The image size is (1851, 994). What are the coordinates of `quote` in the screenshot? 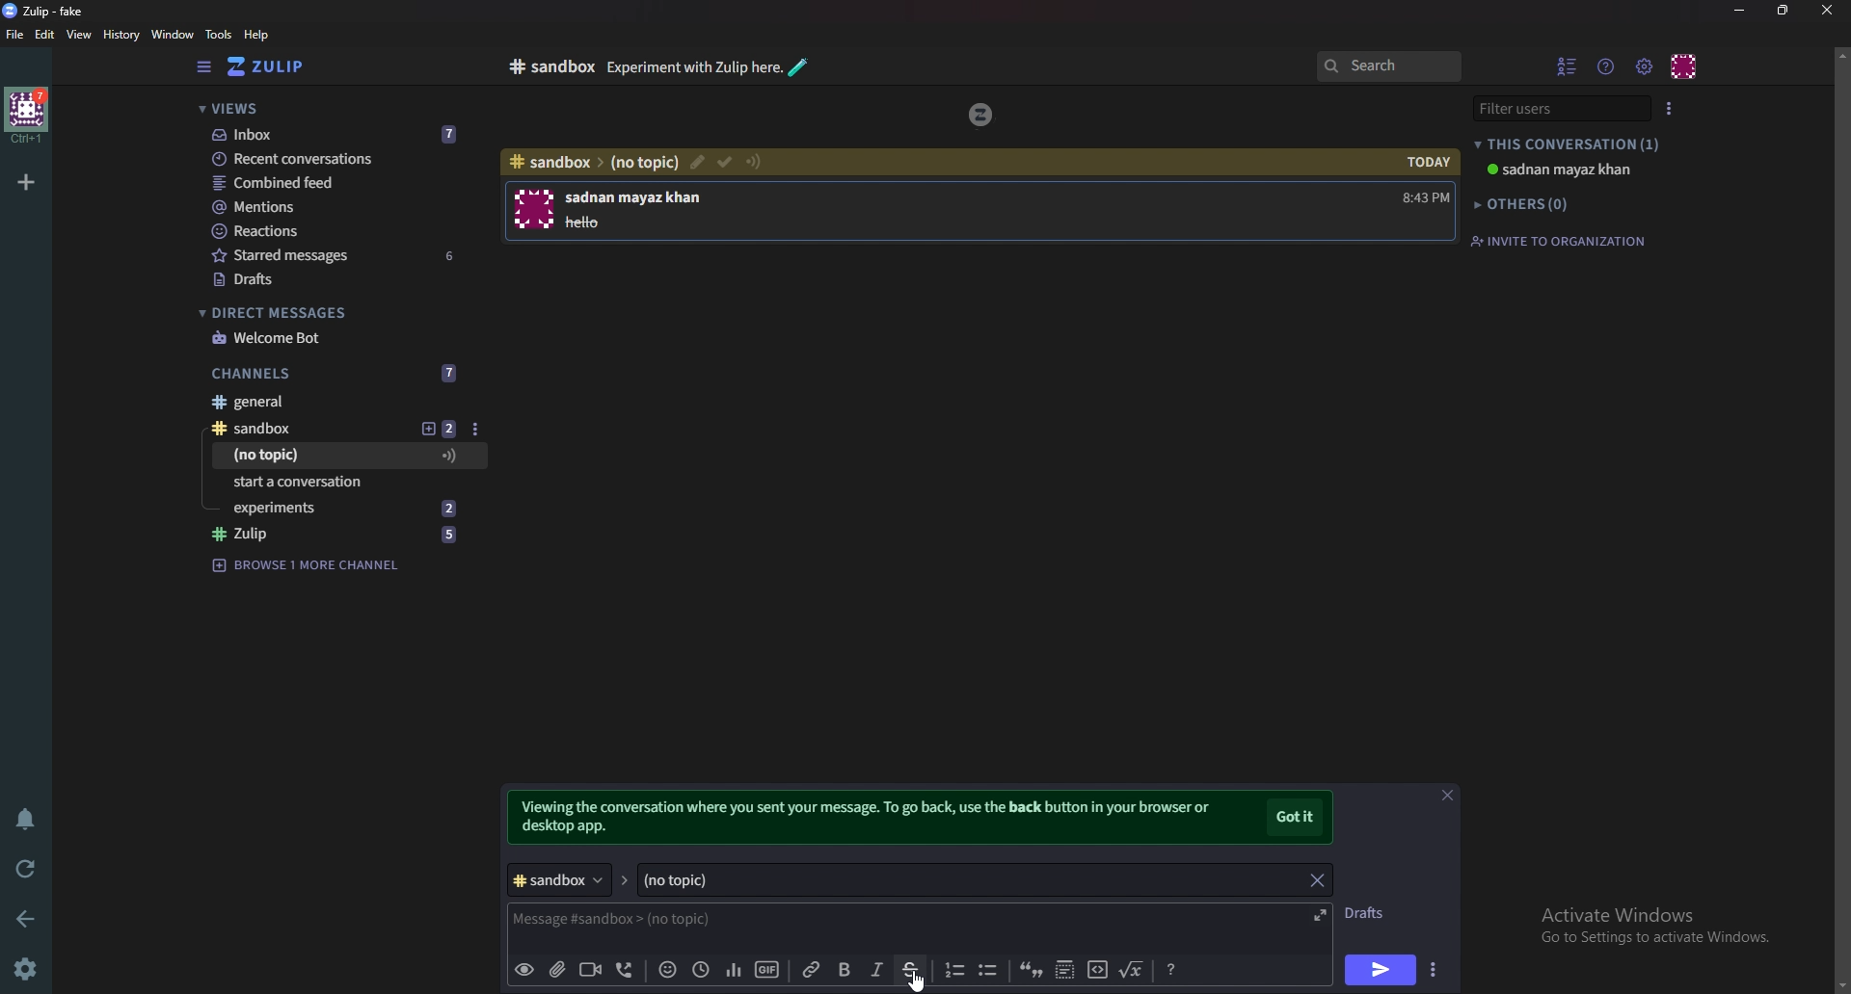 It's located at (1031, 971).